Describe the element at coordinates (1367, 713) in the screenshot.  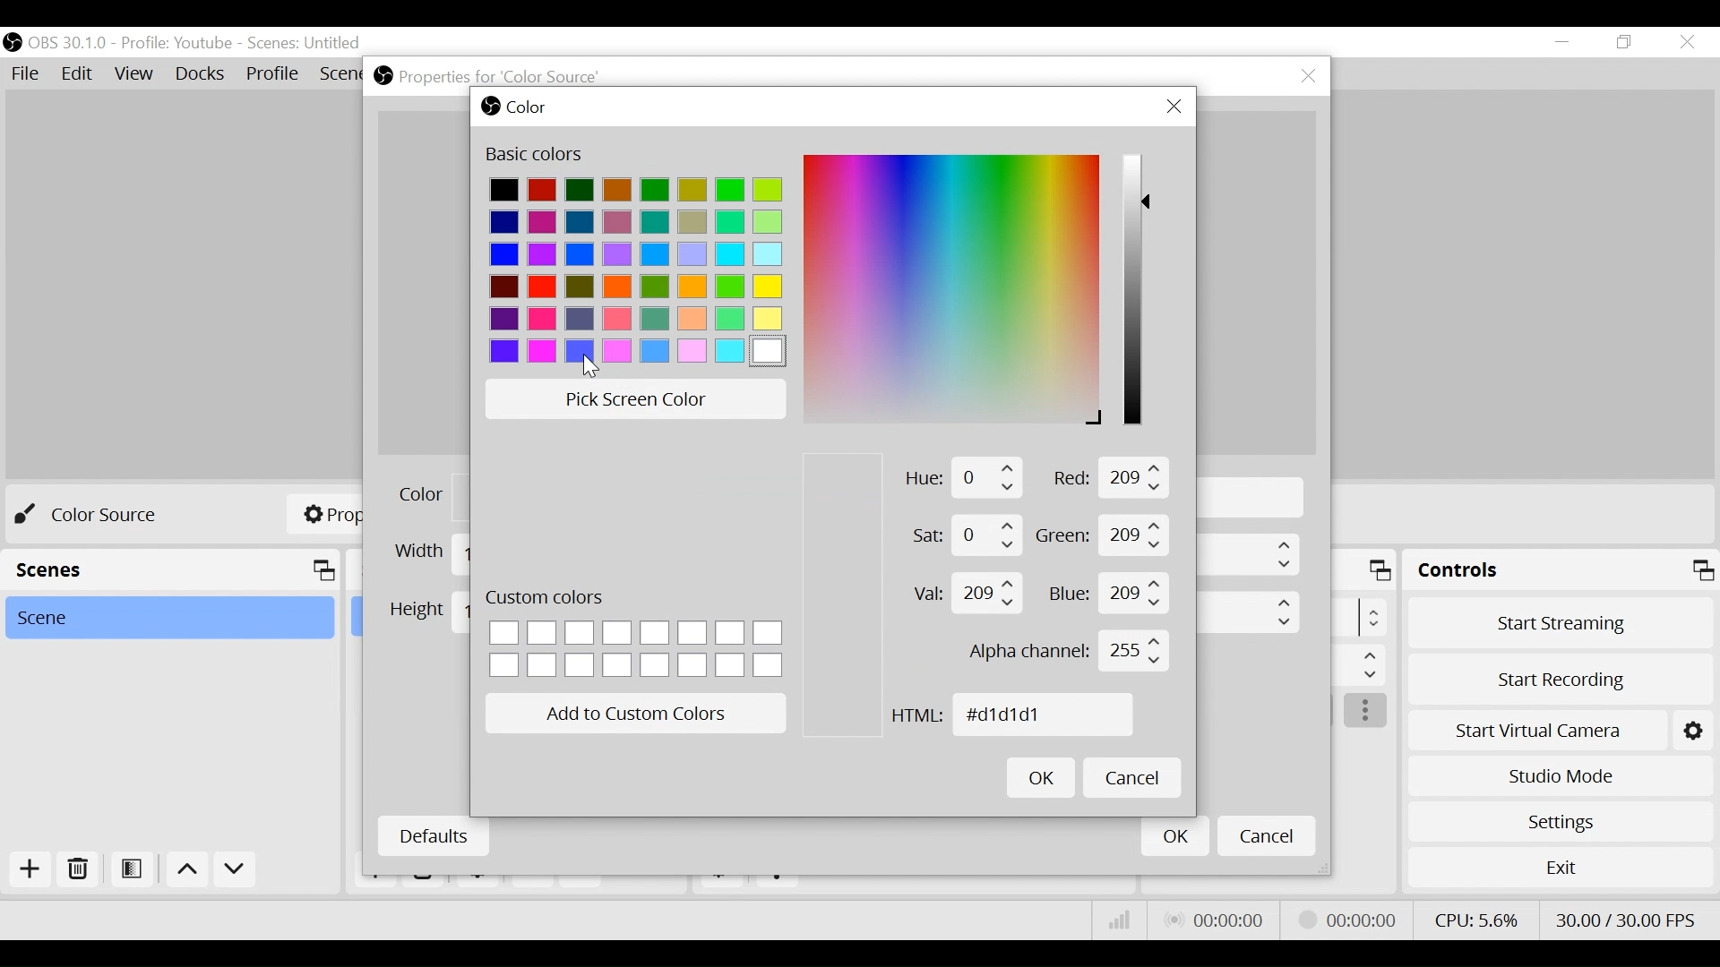
I see `more options` at that location.